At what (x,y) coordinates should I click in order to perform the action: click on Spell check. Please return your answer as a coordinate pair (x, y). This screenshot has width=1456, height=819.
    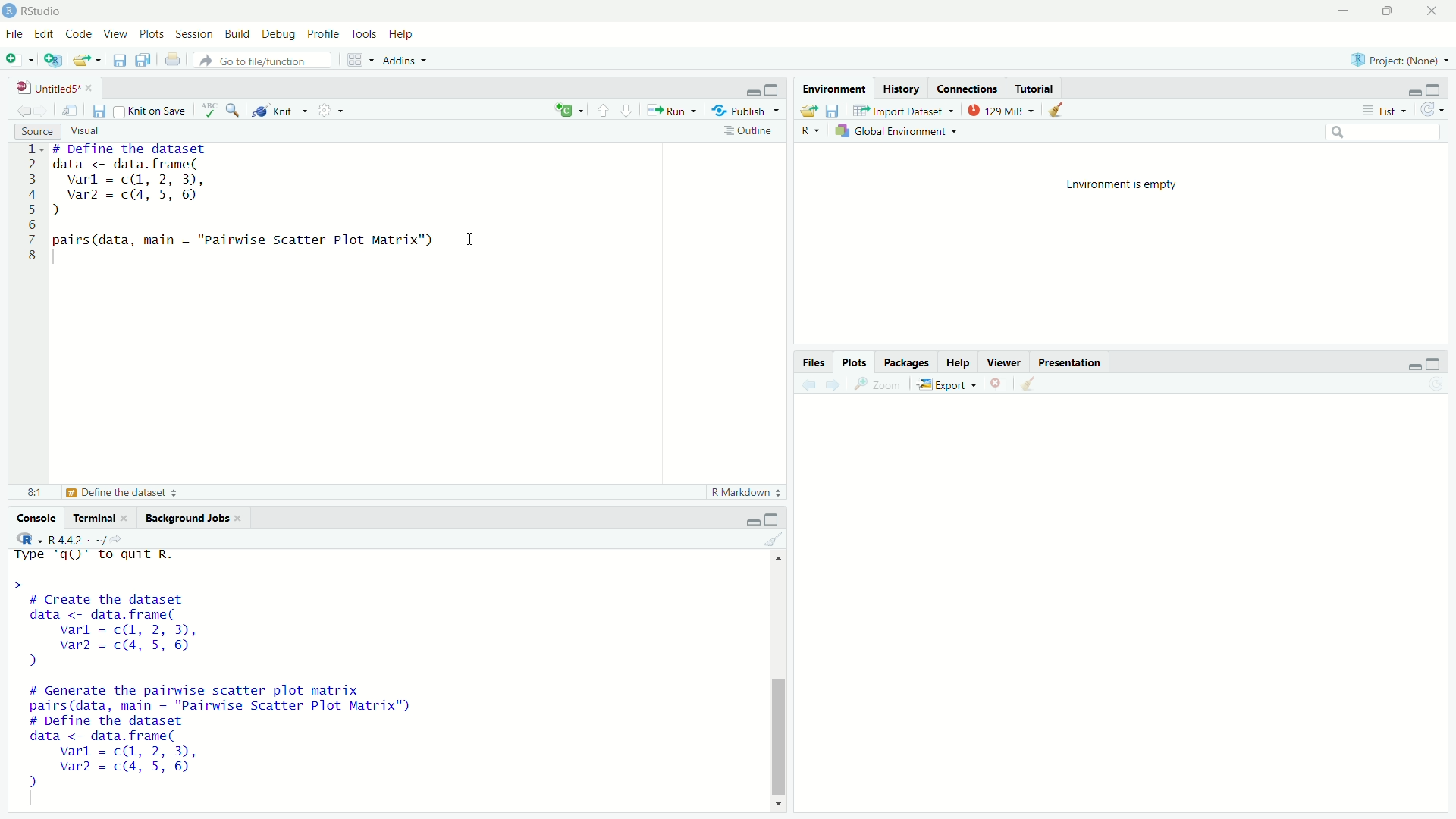
    Looking at the image, I should click on (209, 111).